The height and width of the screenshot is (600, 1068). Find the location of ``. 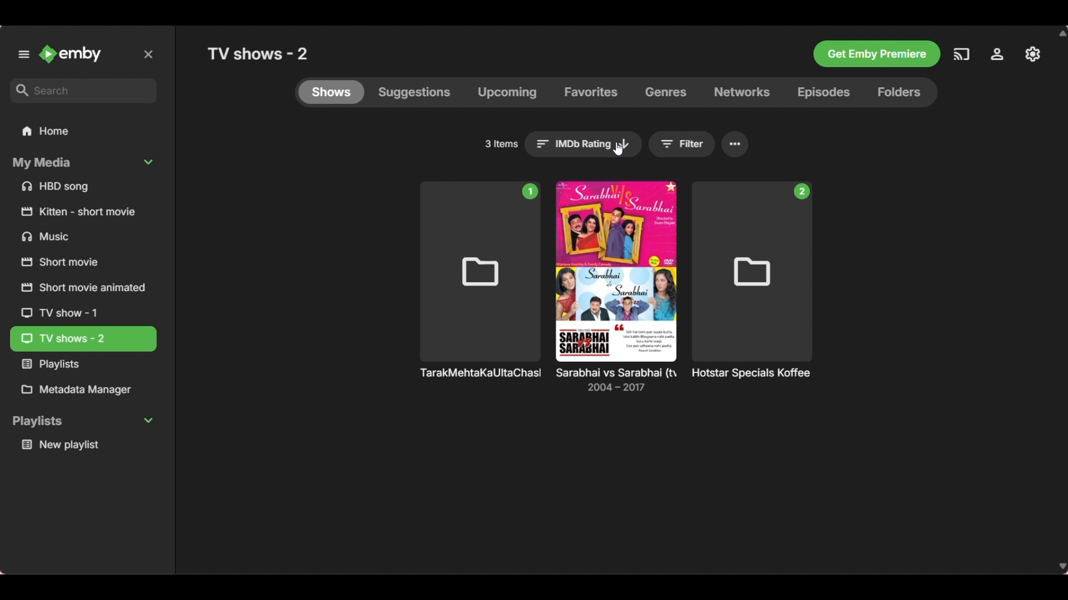

 is located at coordinates (752, 280).